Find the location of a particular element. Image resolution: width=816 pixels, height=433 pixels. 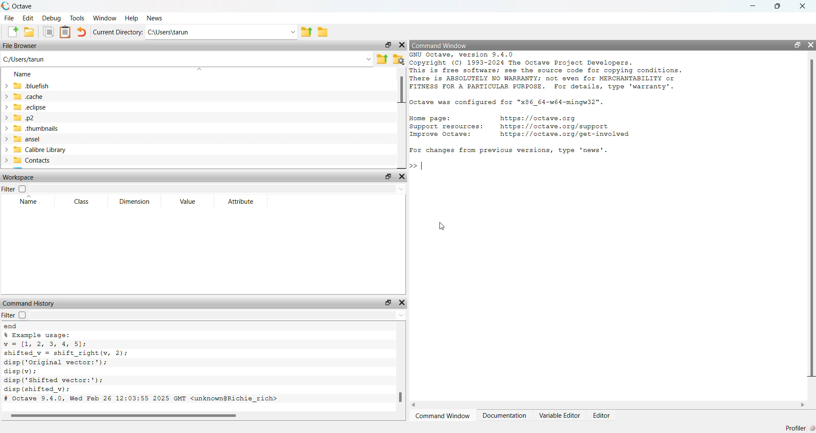

name is located at coordinates (24, 74).